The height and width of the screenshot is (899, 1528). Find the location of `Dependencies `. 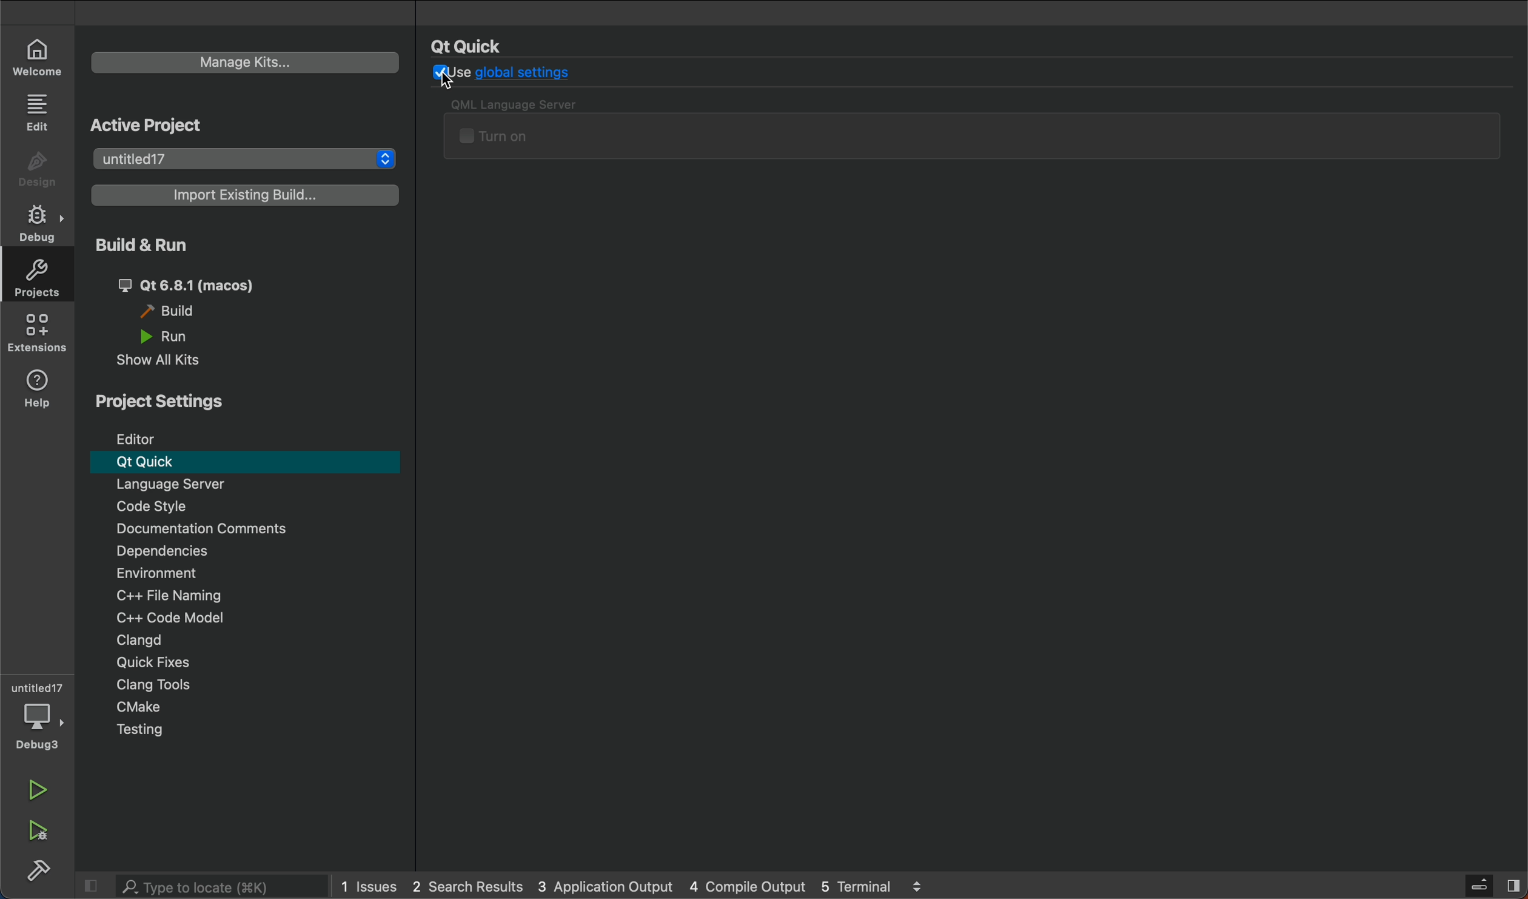

Dependencies  is located at coordinates (258, 553).